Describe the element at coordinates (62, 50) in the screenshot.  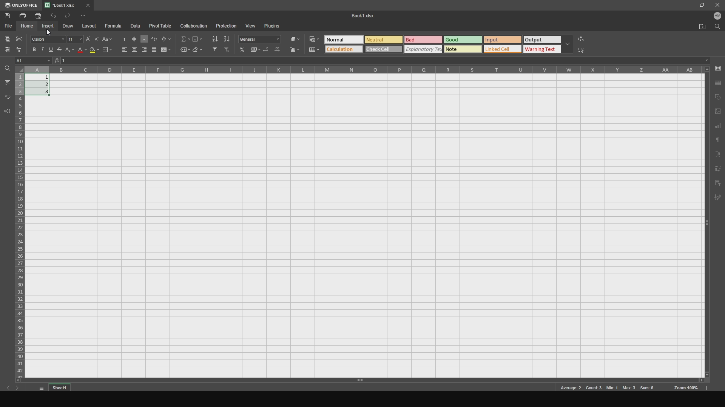
I see `stricktrough` at that location.